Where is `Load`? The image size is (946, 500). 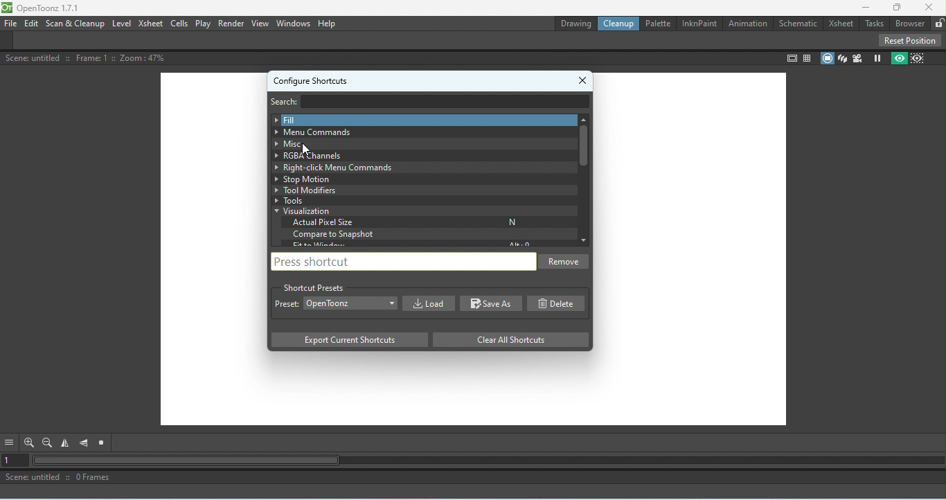
Load is located at coordinates (427, 303).